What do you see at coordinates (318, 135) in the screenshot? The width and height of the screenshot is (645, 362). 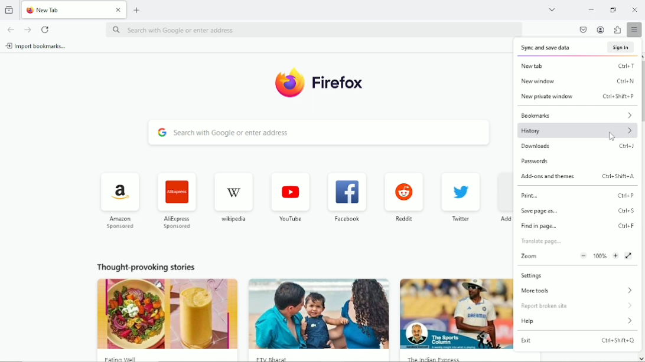 I see `search with Google or enter address` at bounding box center [318, 135].